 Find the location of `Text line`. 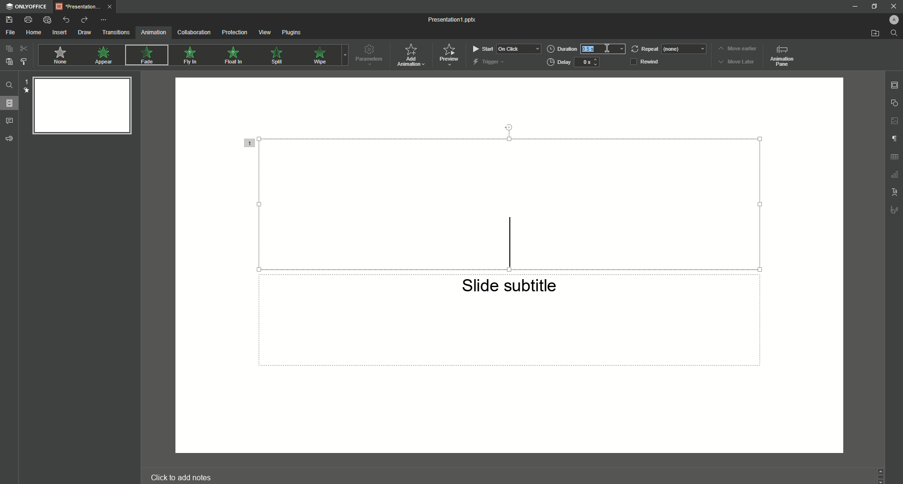

Text line is located at coordinates (509, 245).